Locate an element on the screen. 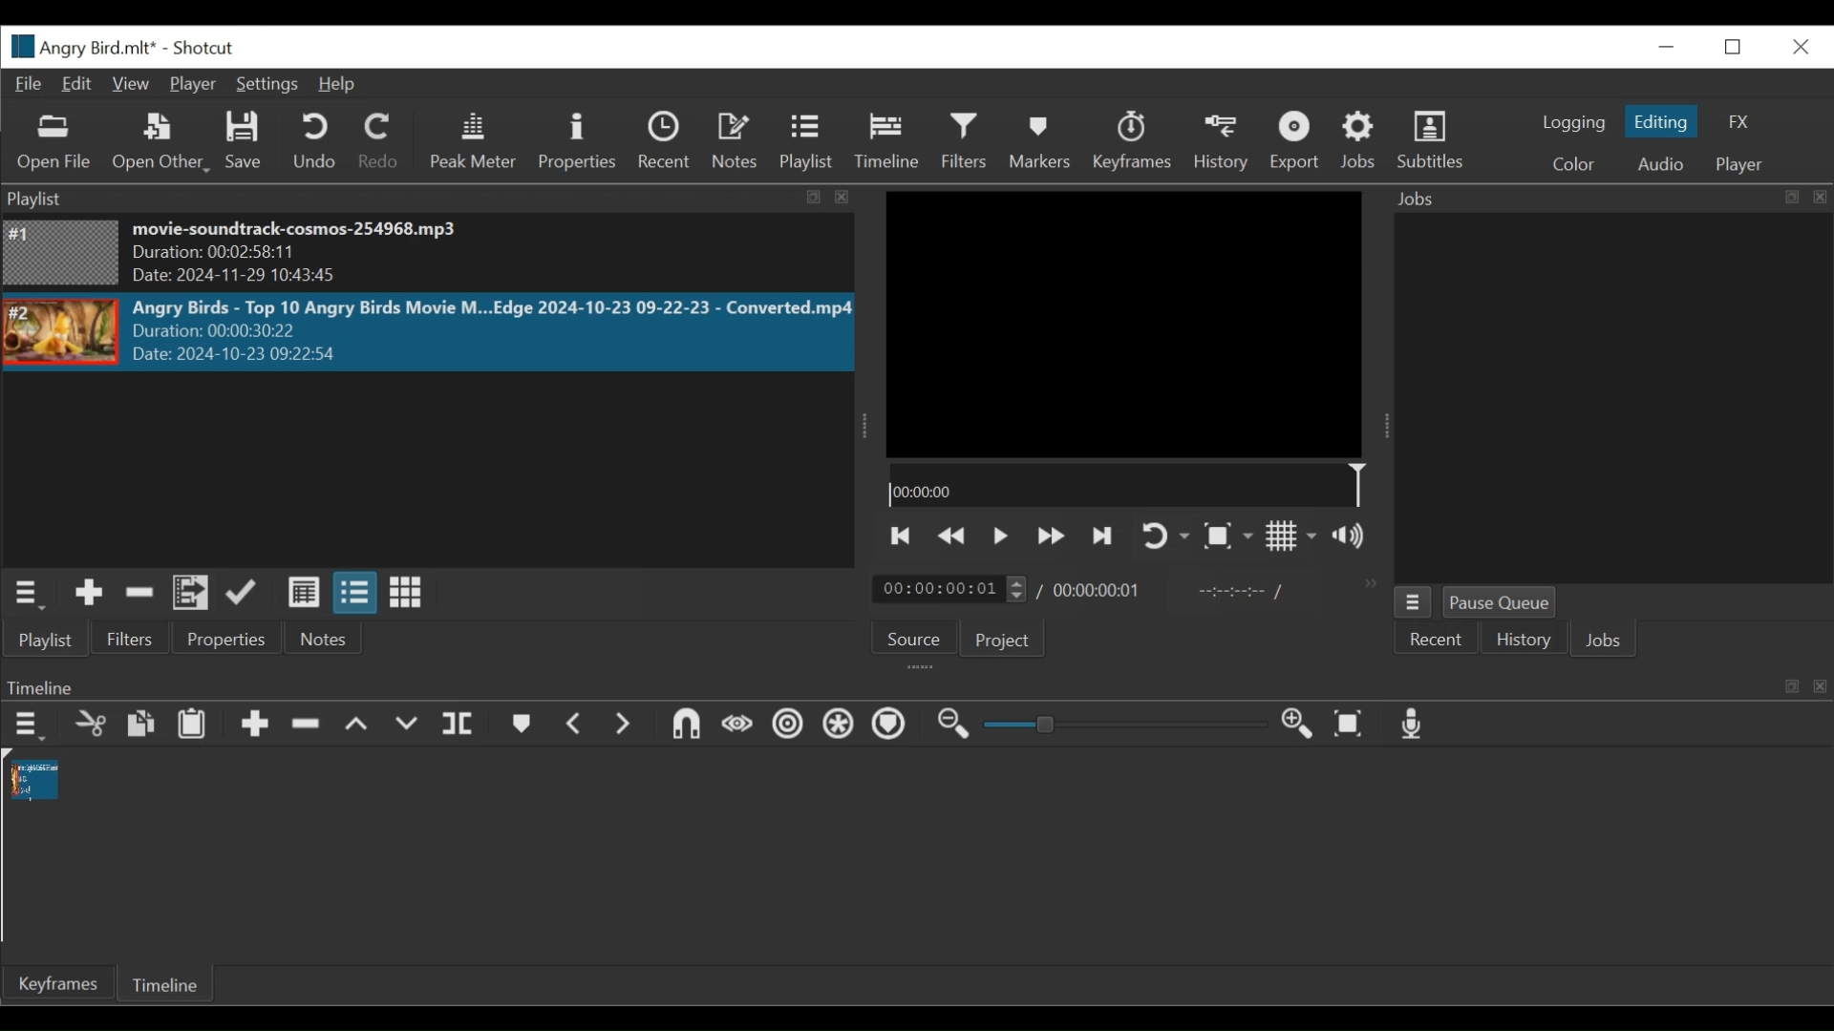 The width and height of the screenshot is (1834, 1031). File Name is located at coordinates (82, 46).